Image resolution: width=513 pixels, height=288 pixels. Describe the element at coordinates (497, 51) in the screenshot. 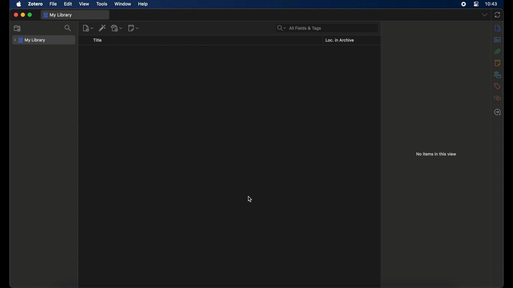

I see `attachments` at that location.